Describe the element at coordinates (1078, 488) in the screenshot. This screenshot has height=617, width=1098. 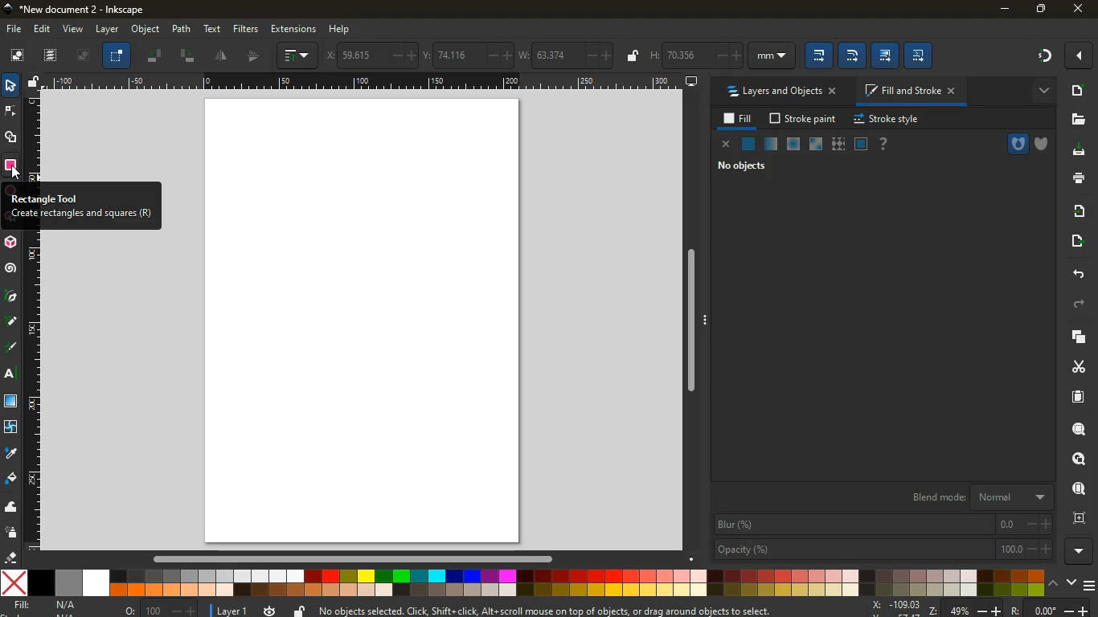
I see `find` at that location.